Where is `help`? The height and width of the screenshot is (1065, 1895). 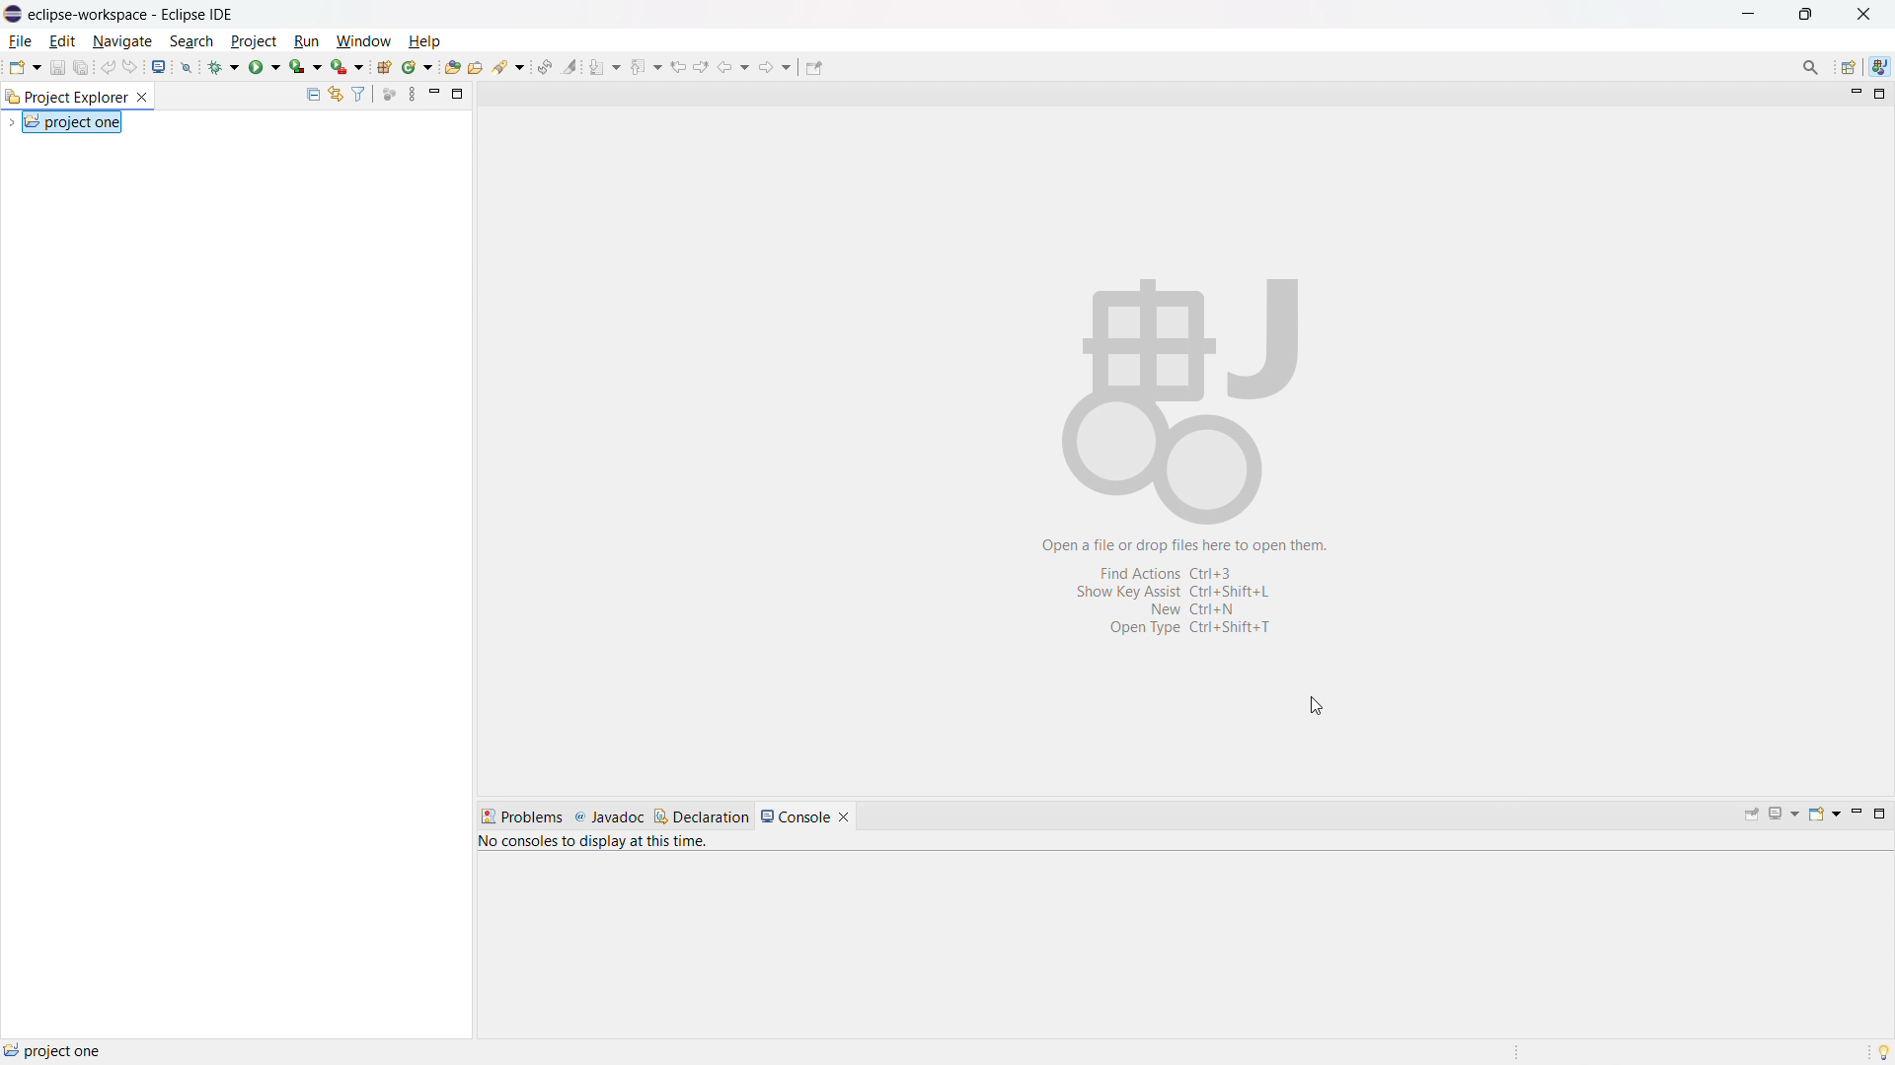
help is located at coordinates (423, 41).